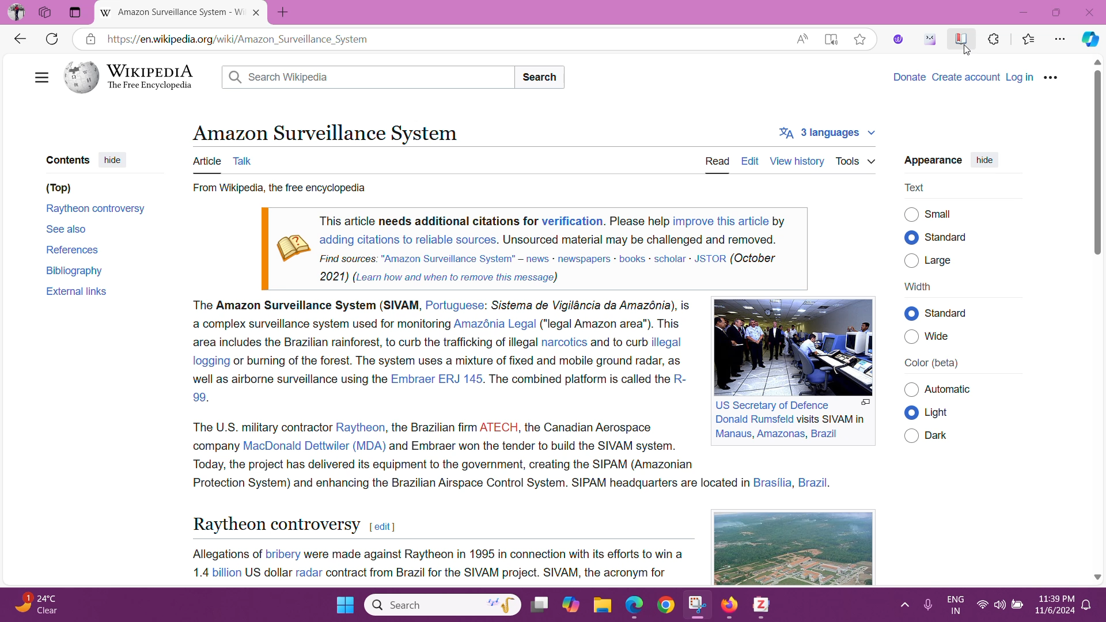 This screenshot has height=622, width=1106. What do you see at coordinates (198, 572) in the screenshot?
I see `14` at bounding box center [198, 572].